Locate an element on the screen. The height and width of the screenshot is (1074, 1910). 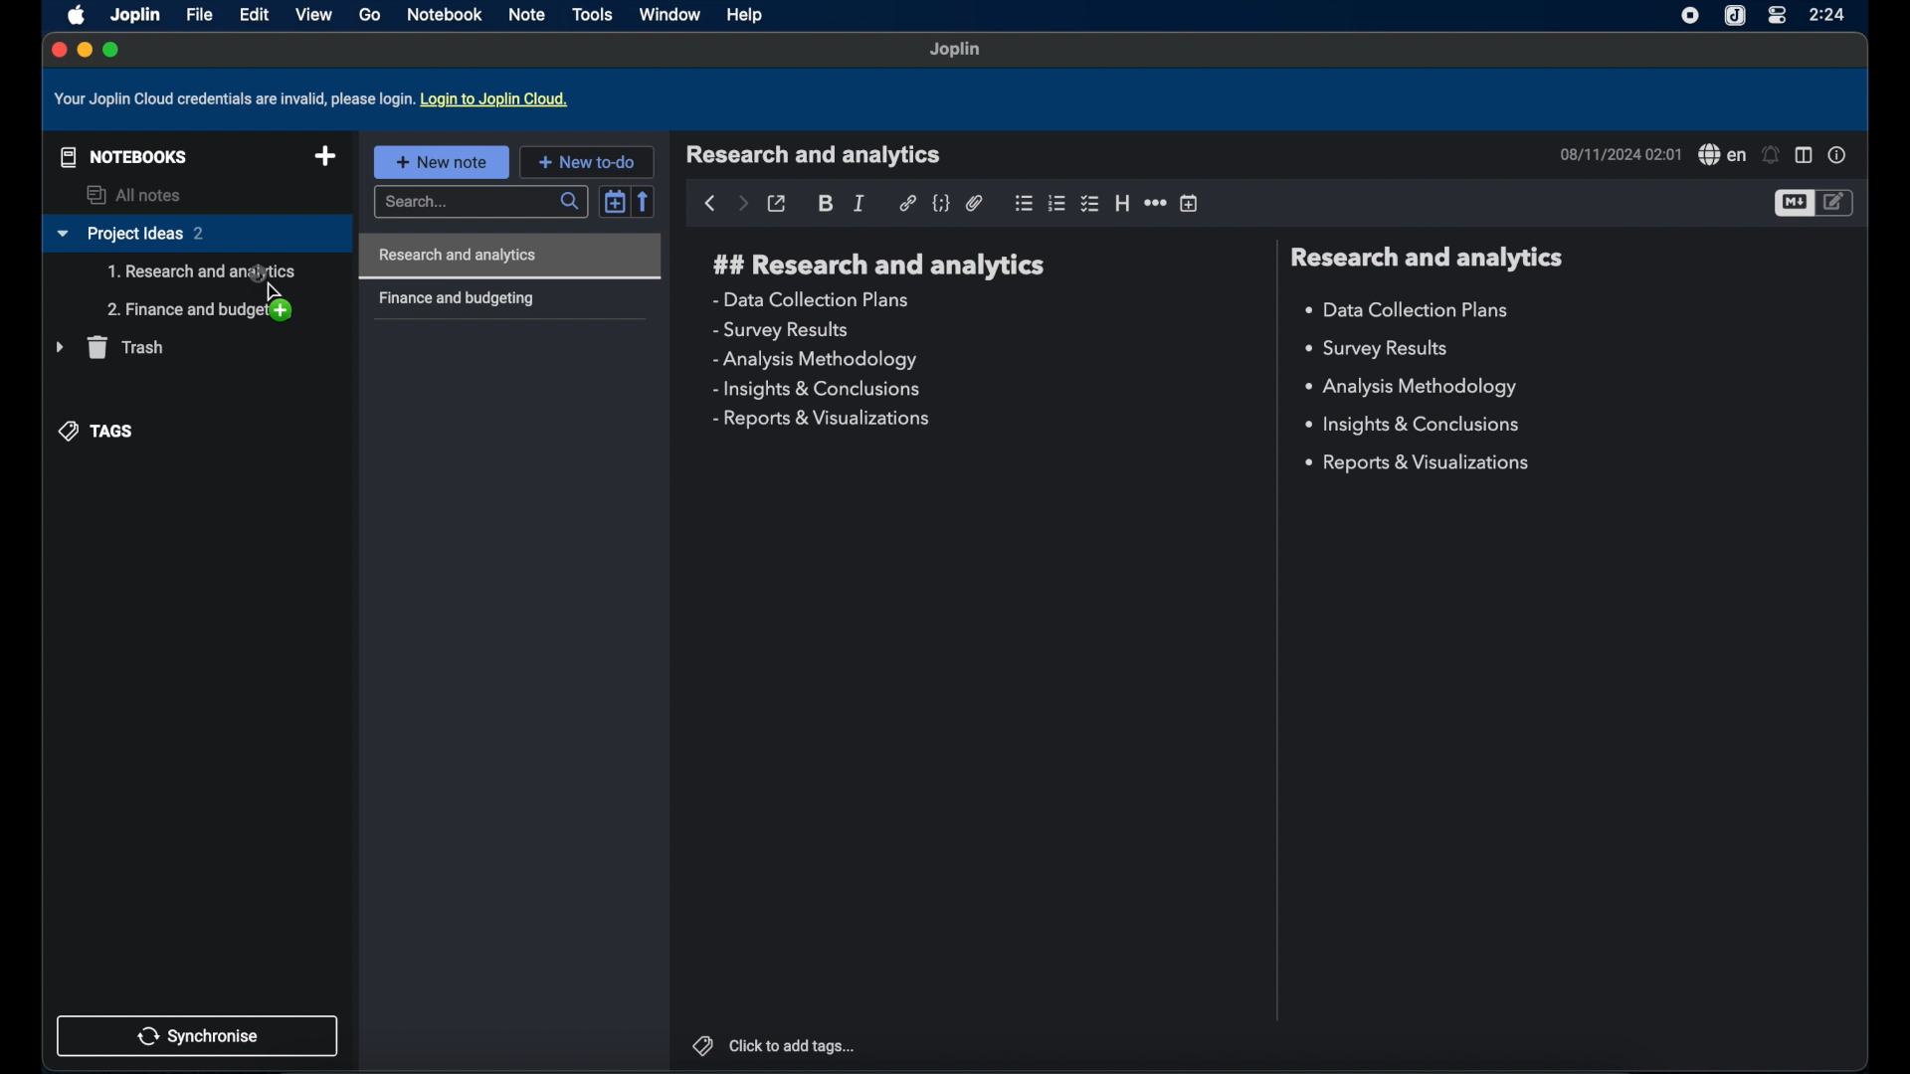
horizontal rule is located at coordinates (1155, 204).